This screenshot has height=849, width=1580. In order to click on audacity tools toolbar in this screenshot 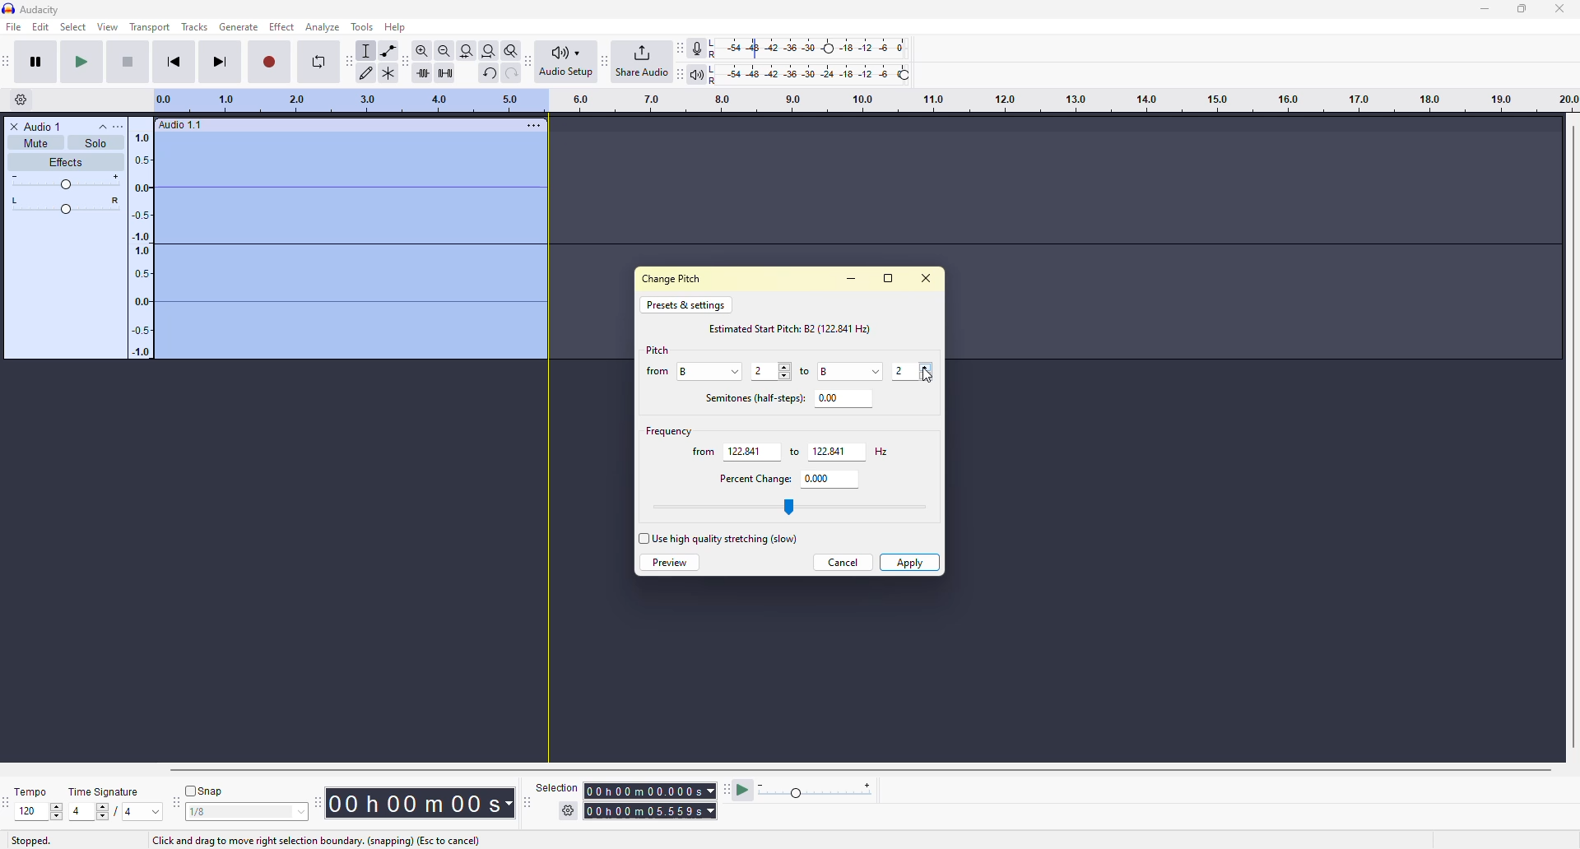, I will do `click(349, 60)`.